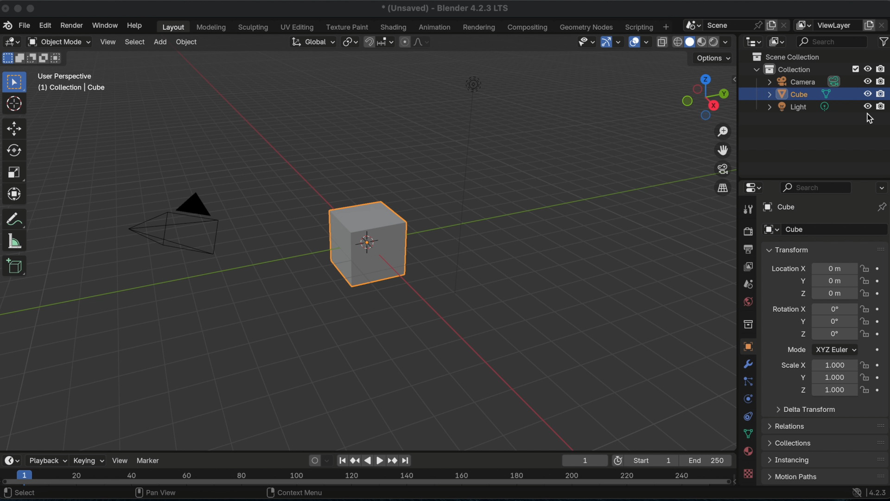  Describe the element at coordinates (106, 25) in the screenshot. I see `window` at that location.